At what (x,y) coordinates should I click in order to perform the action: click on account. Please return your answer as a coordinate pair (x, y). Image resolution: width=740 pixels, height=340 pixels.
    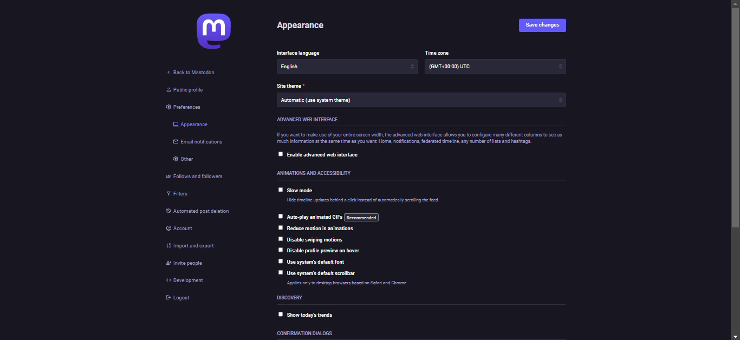
    Looking at the image, I should click on (184, 228).